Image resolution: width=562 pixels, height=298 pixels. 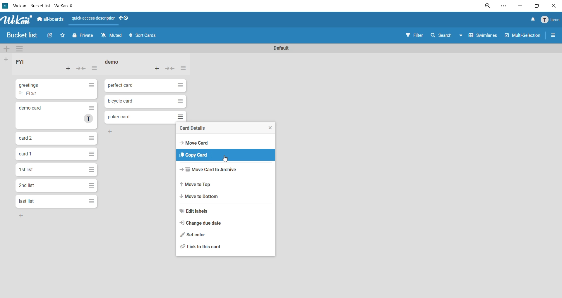 I want to click on link to this card, so click(x=203, y=247).